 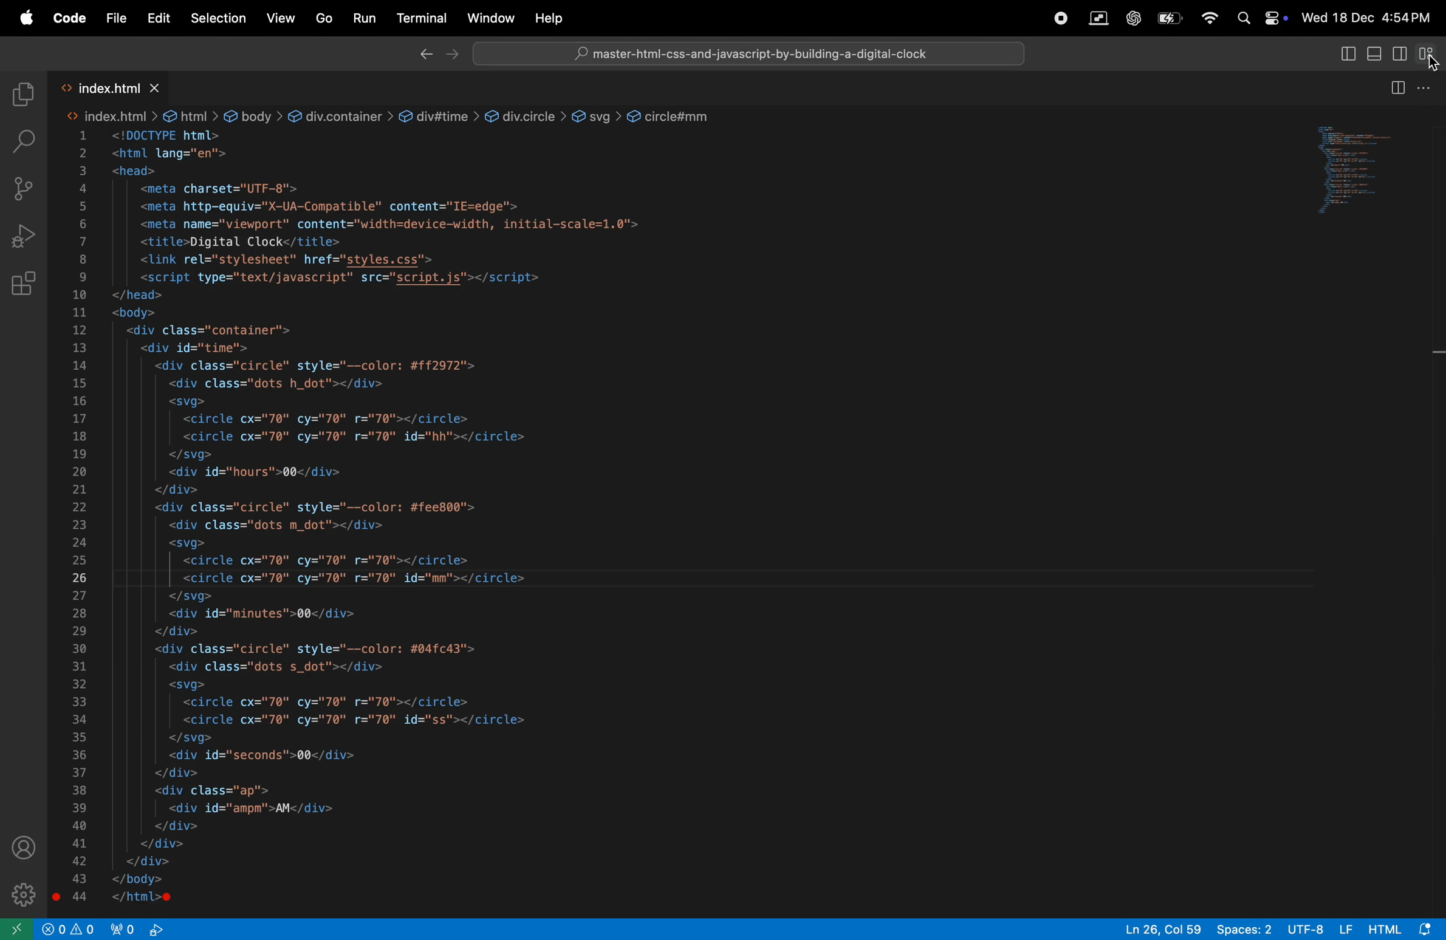 What do you see at coordinates (279, 18) in the screenshot?
I see `View` at bounding box center [279, 18].